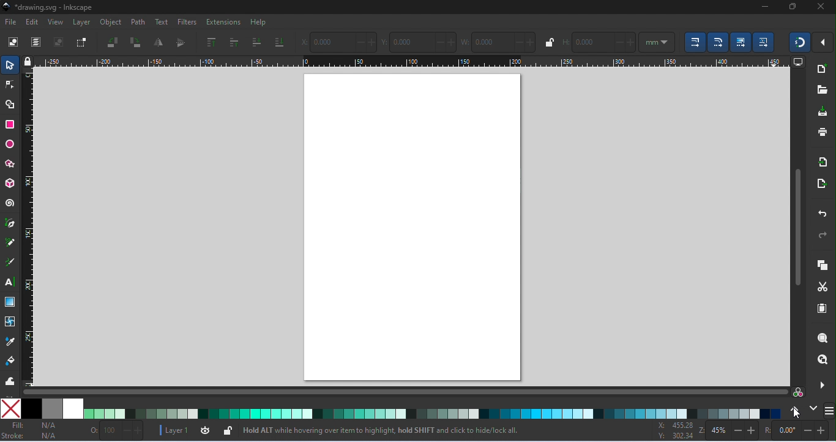 The width and height of the screenshot is (836, 442). What do you see at coordinates (742, 42) in the screenshot?
I see `move gradients` at bounding box center [742, 42].